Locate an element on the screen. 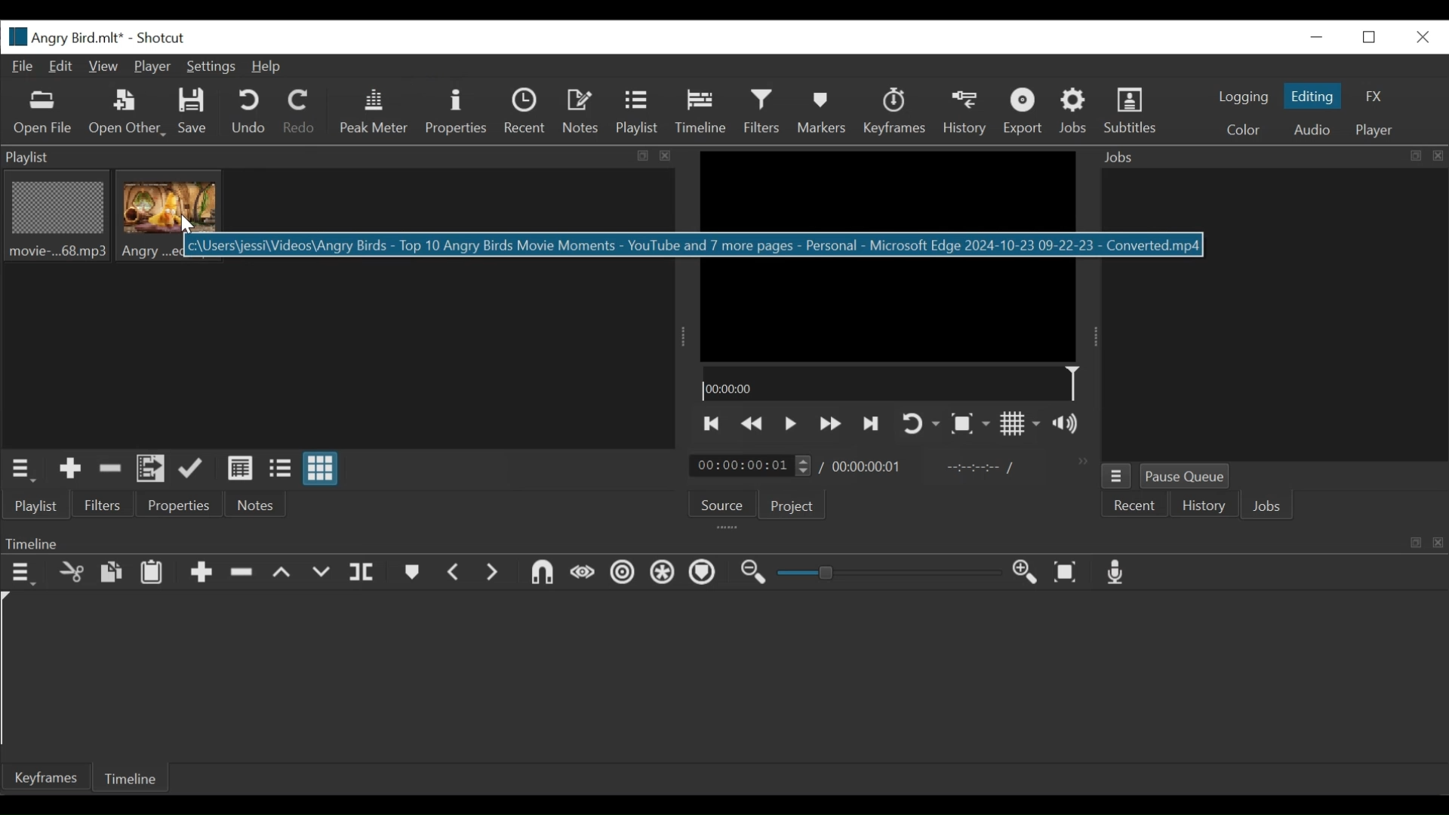  Jobs is located at coordinates (1269, 506).